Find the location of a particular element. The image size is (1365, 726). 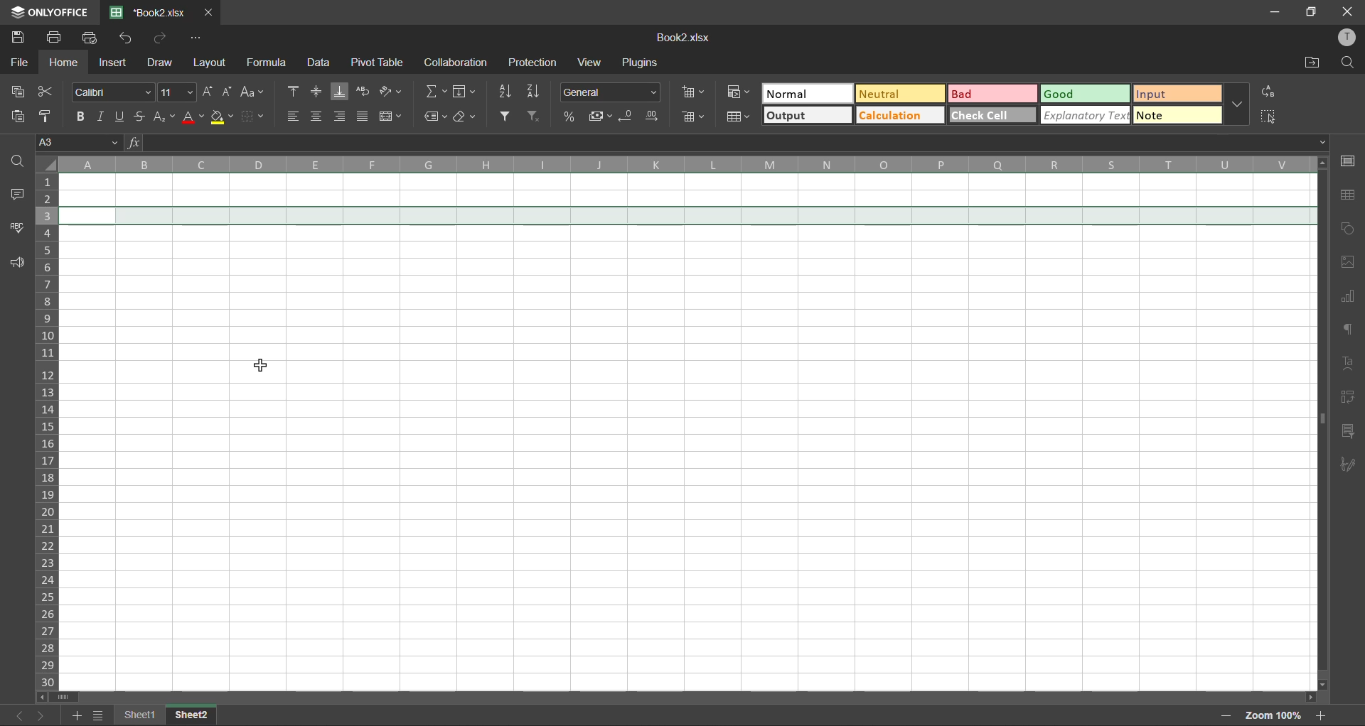

comments is located at coordinates (16, 193).